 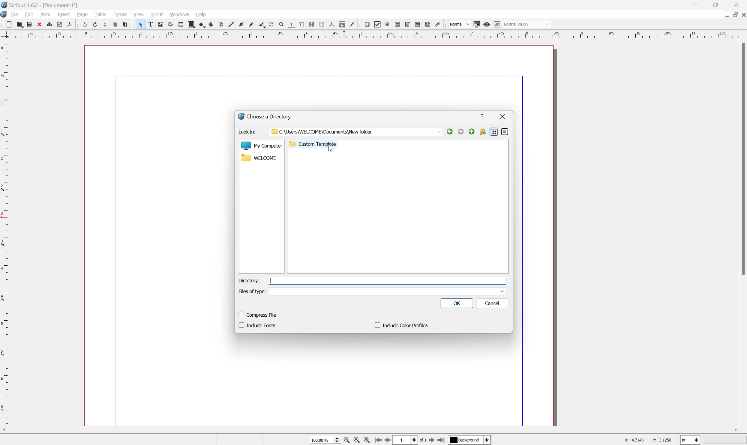 What do you see at coordinates (366, 25) in the screenshot?
I see `PDF push button` at bounding box center [366, 25].